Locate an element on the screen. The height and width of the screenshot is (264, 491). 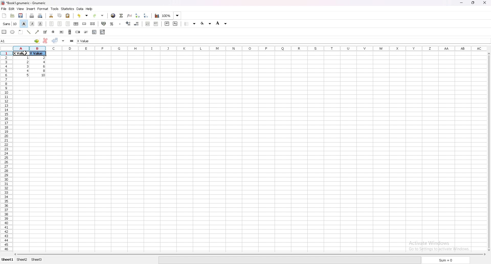
resize is located at coordinates (473, 3).